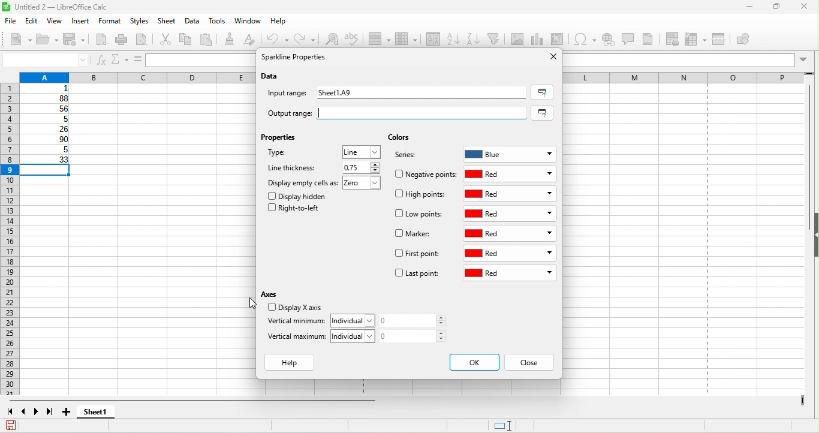  What do you see at coordinates (511, 174) in the screenshot?
I see `red` at bounding box center [511, 174].